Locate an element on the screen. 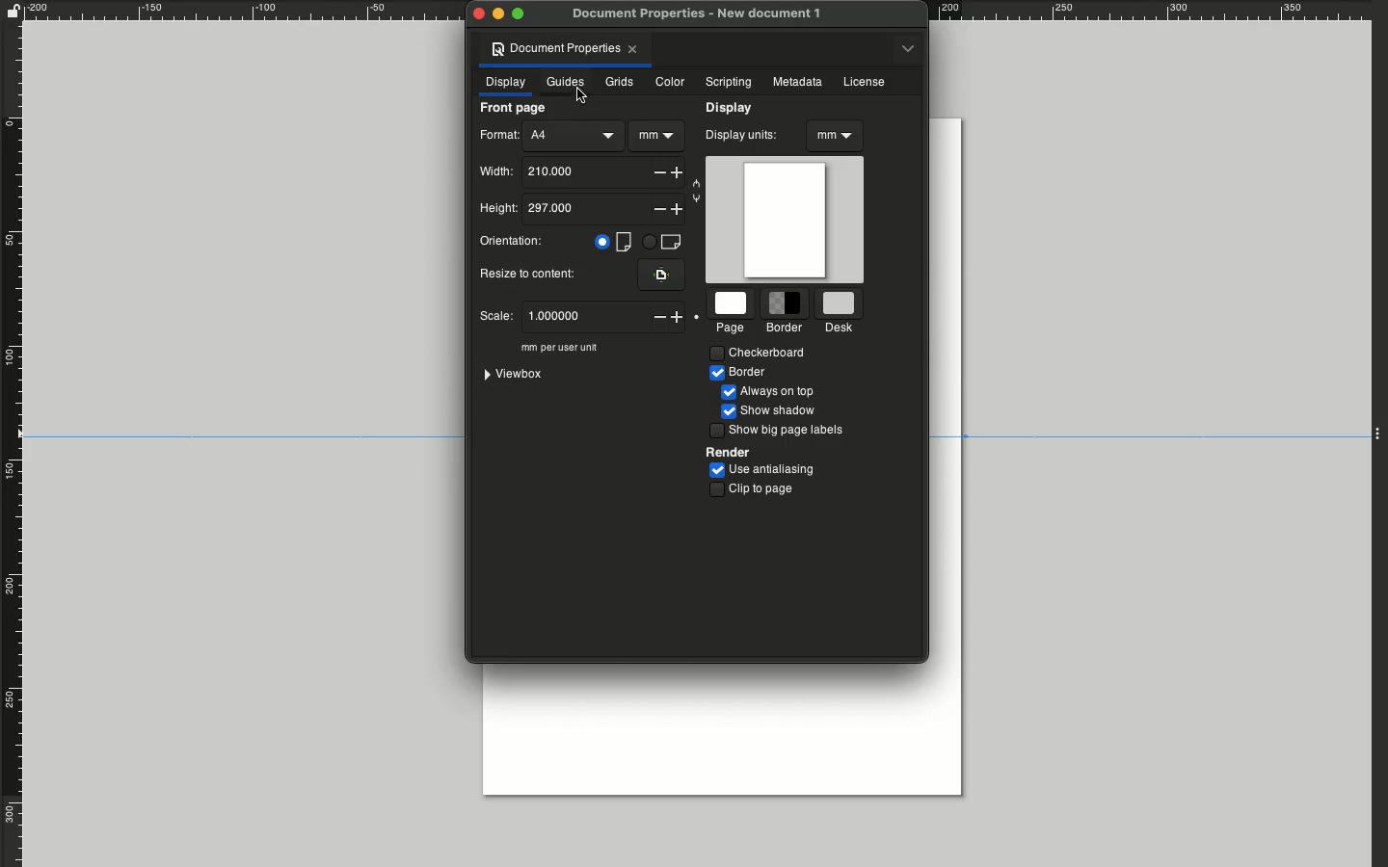  Border is located at coordinates (783, 313).